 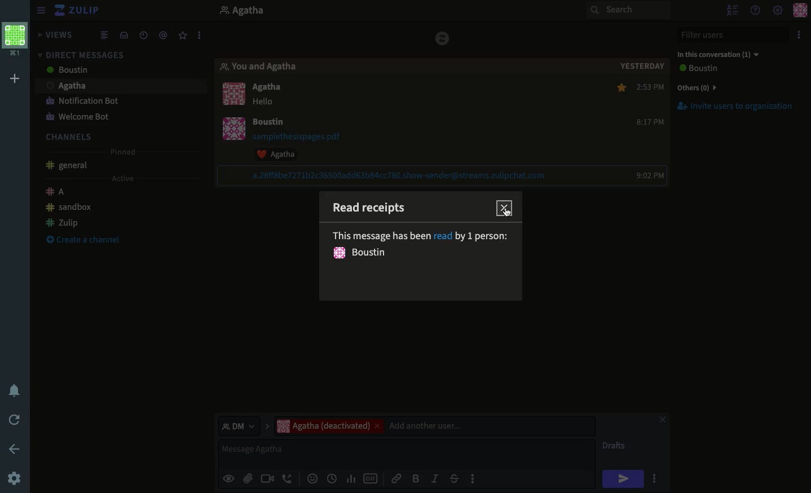 What do you see at coordinates (143, 34) in the screenshot?
I see `Time` at bounding box center [143, 34].